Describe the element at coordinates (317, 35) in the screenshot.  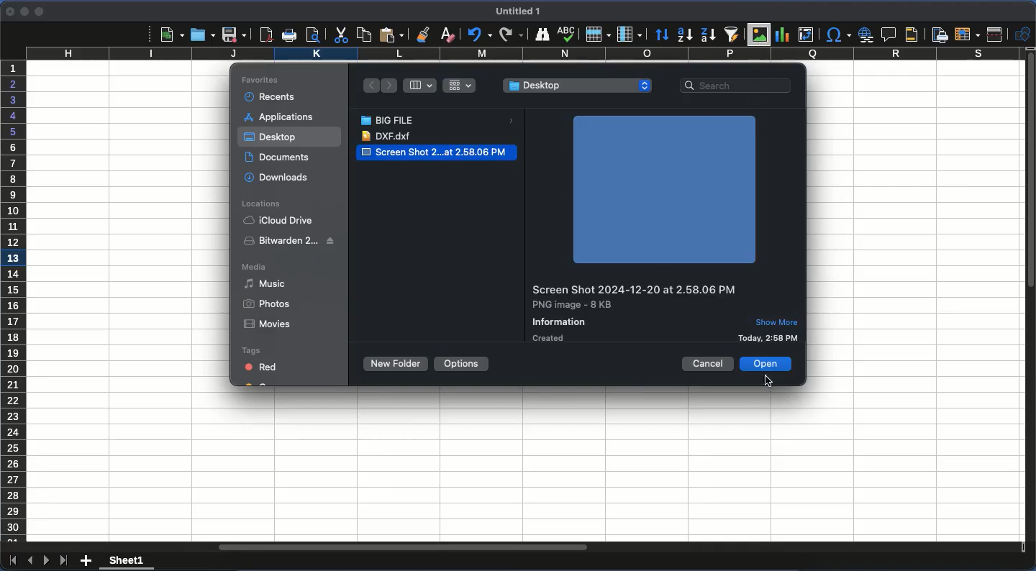
I see `print preview ` at that location.